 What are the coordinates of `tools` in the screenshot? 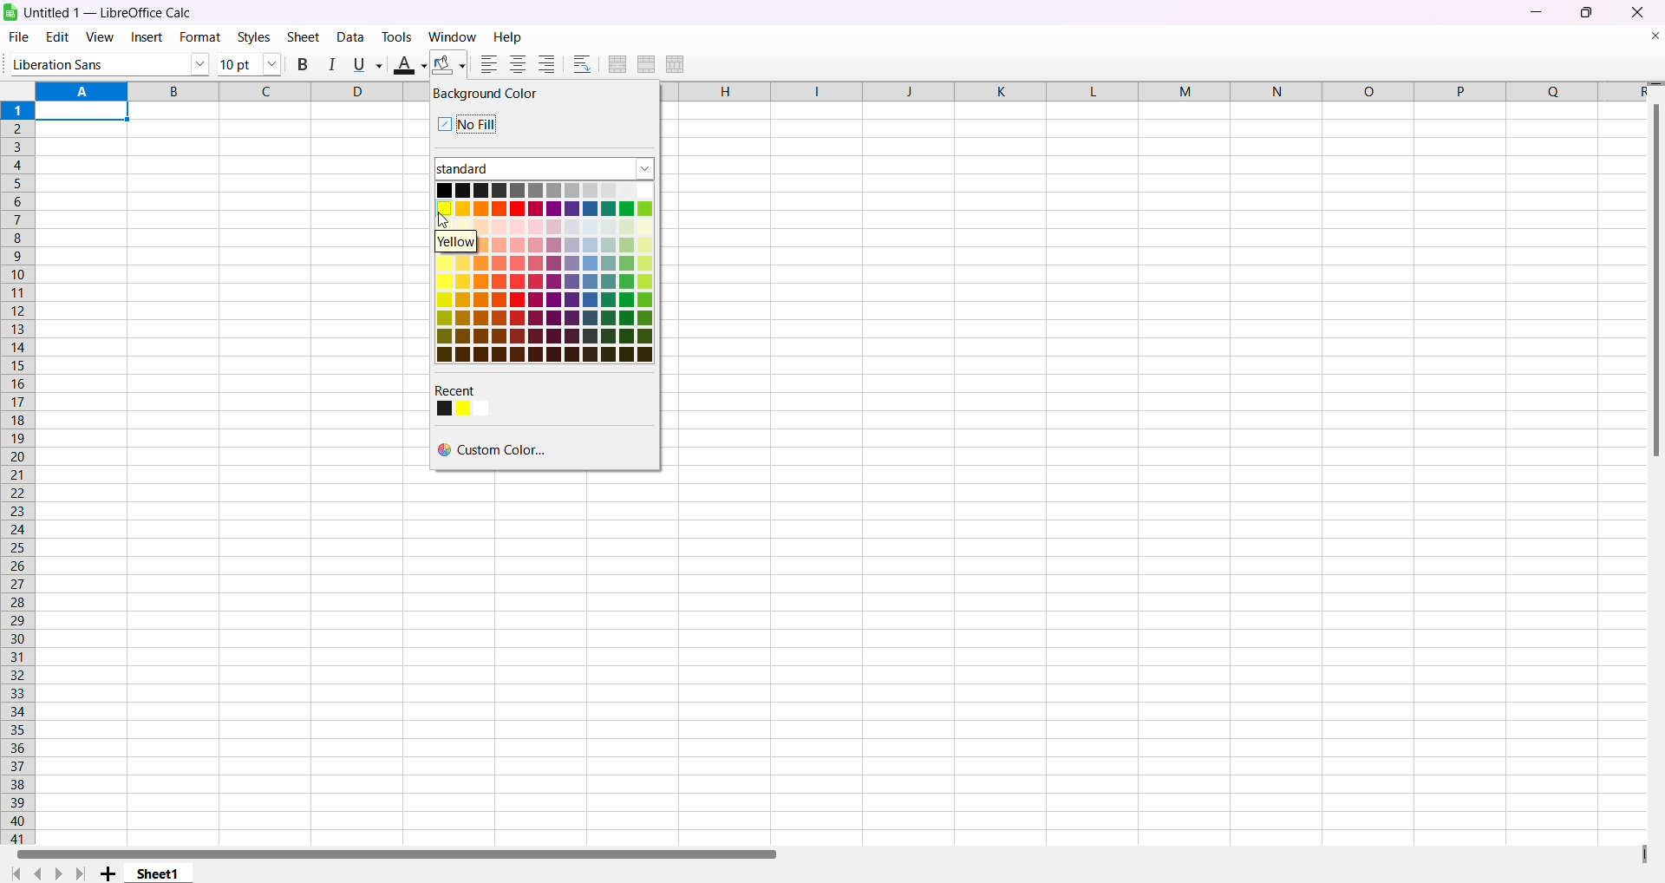 It's located at (396, 37).